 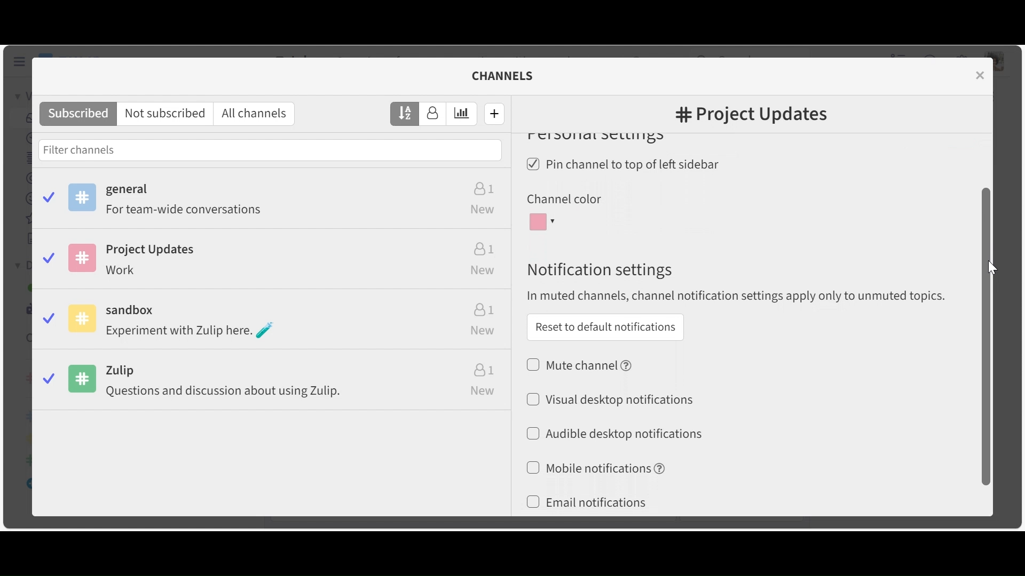 What do you see at coordinates (751, 116) in the screenshot?
I see `#Channel` at bounding box center [751, 116].